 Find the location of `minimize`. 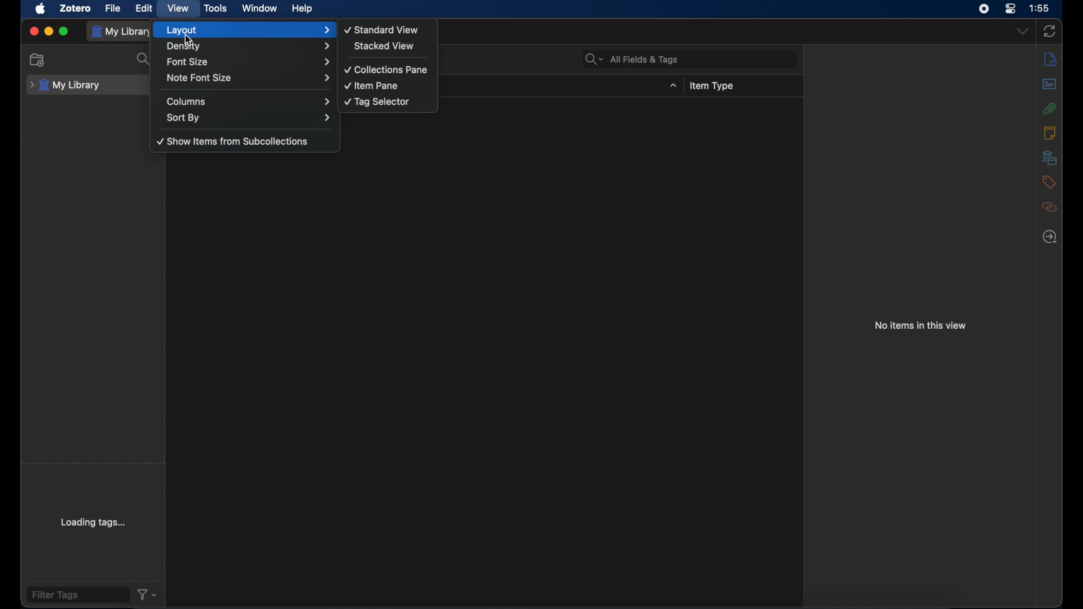

minimize is located at coordinates (49, 32).